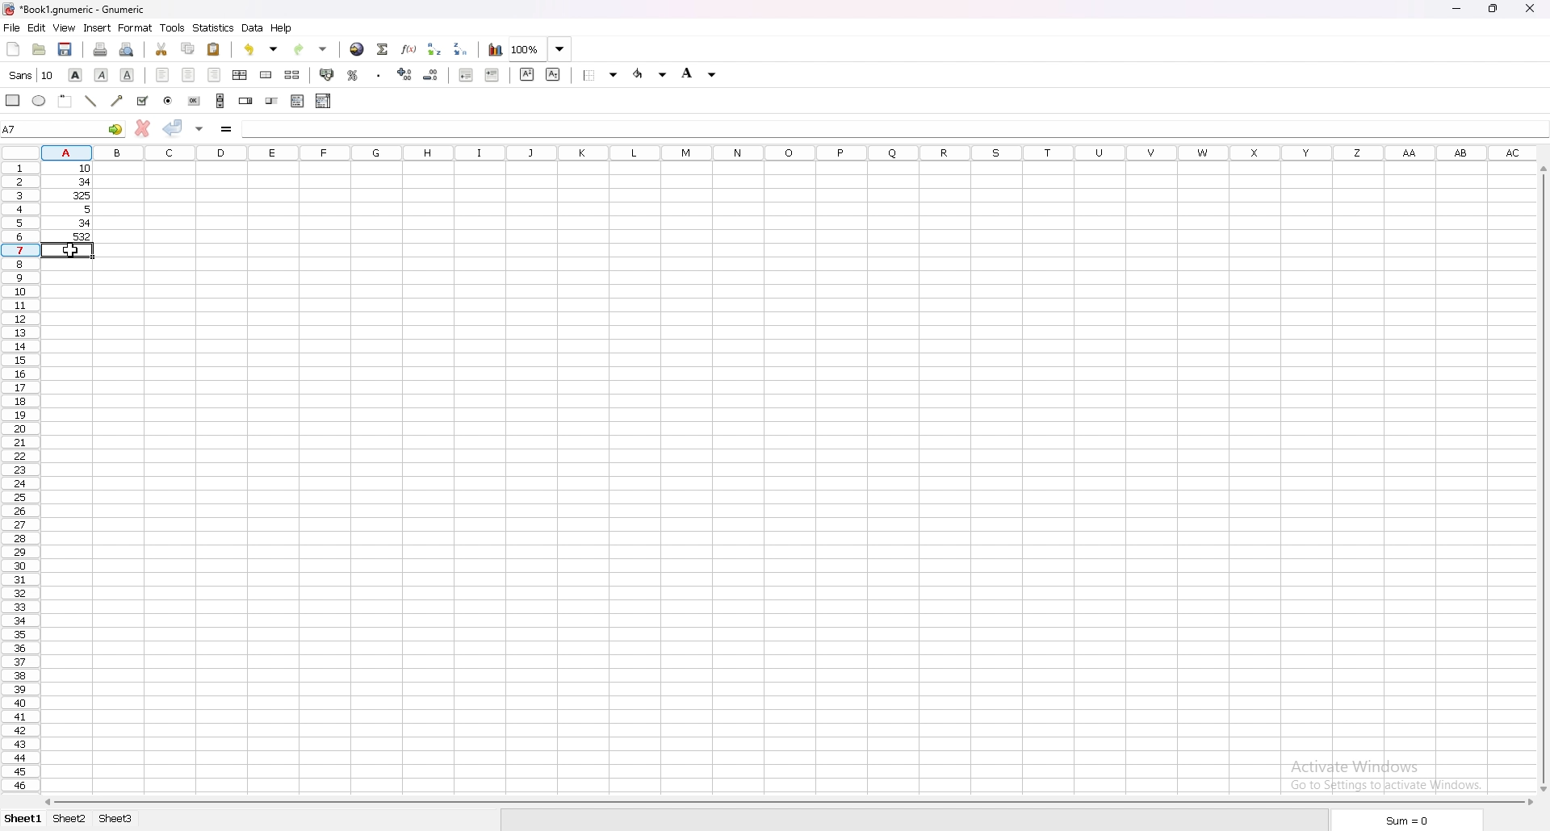 The height and width of the screenshot is (831, 1550). I want to click on center, so click(189, 74).